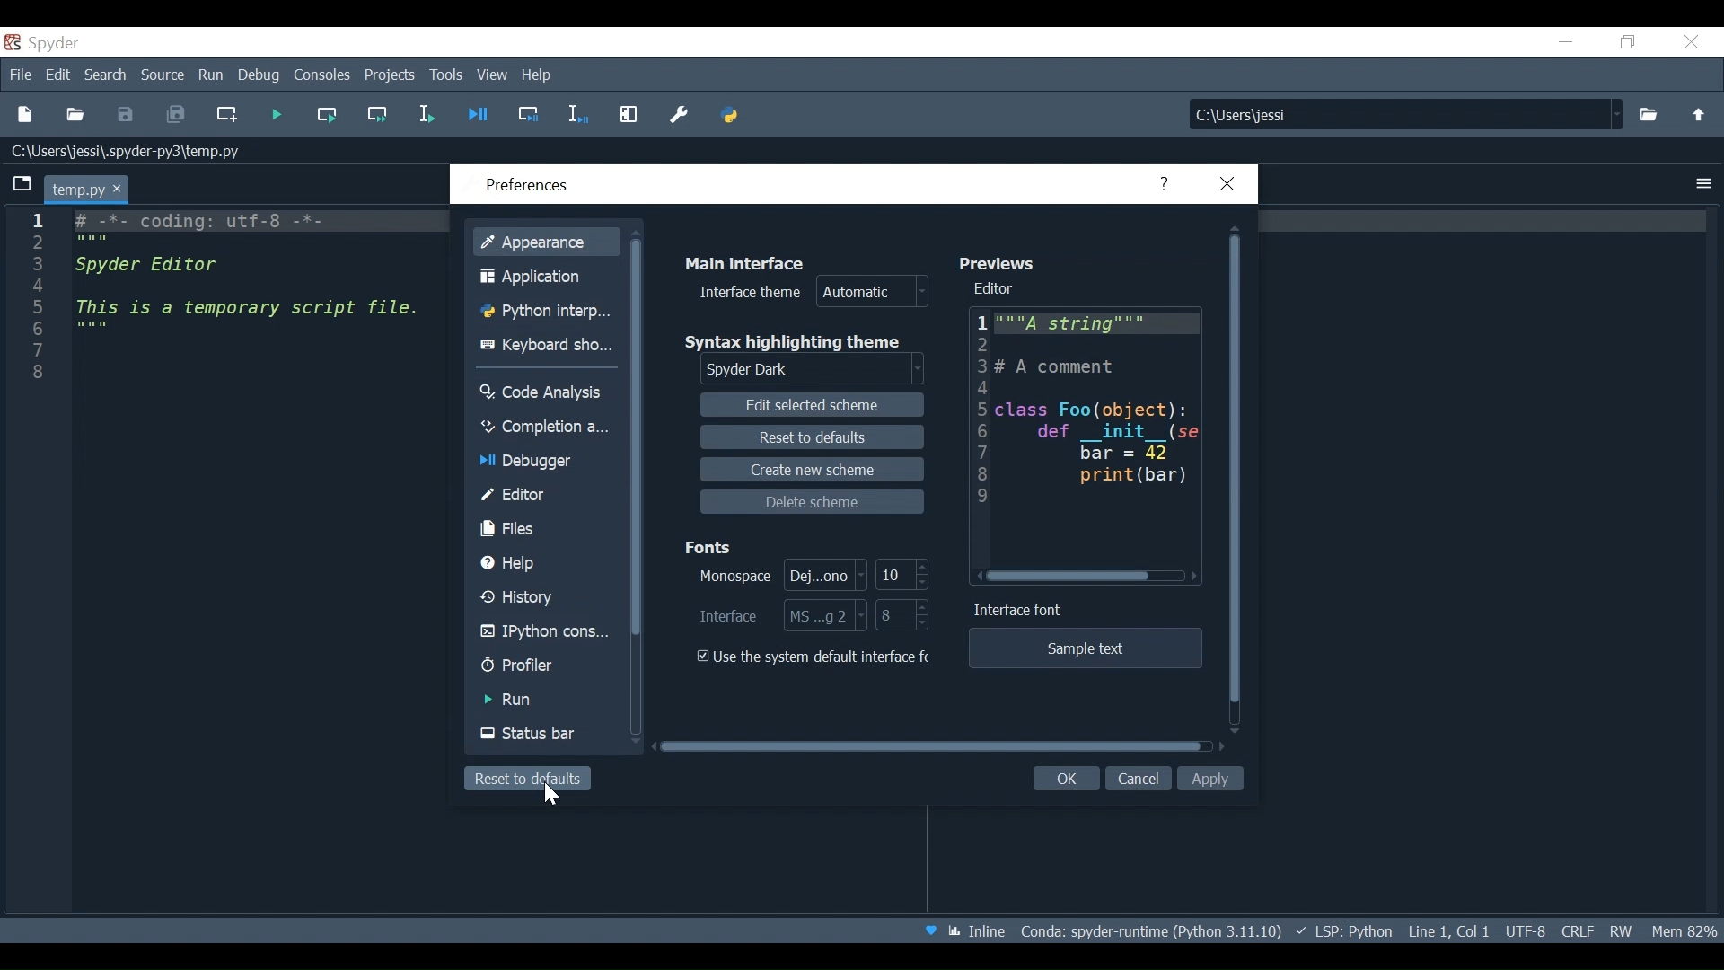  Describe the element at coordinates (550, 241) in the screenshot. I see `Appearance` at that location.